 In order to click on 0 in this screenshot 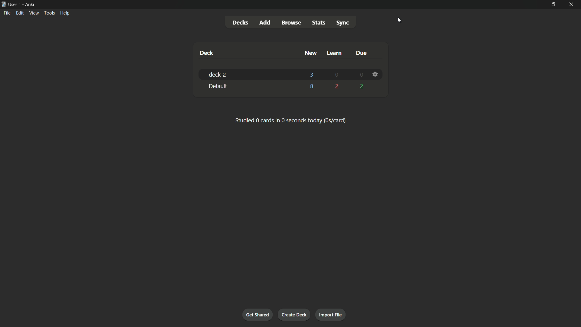, I will do `click(360, 75)`.